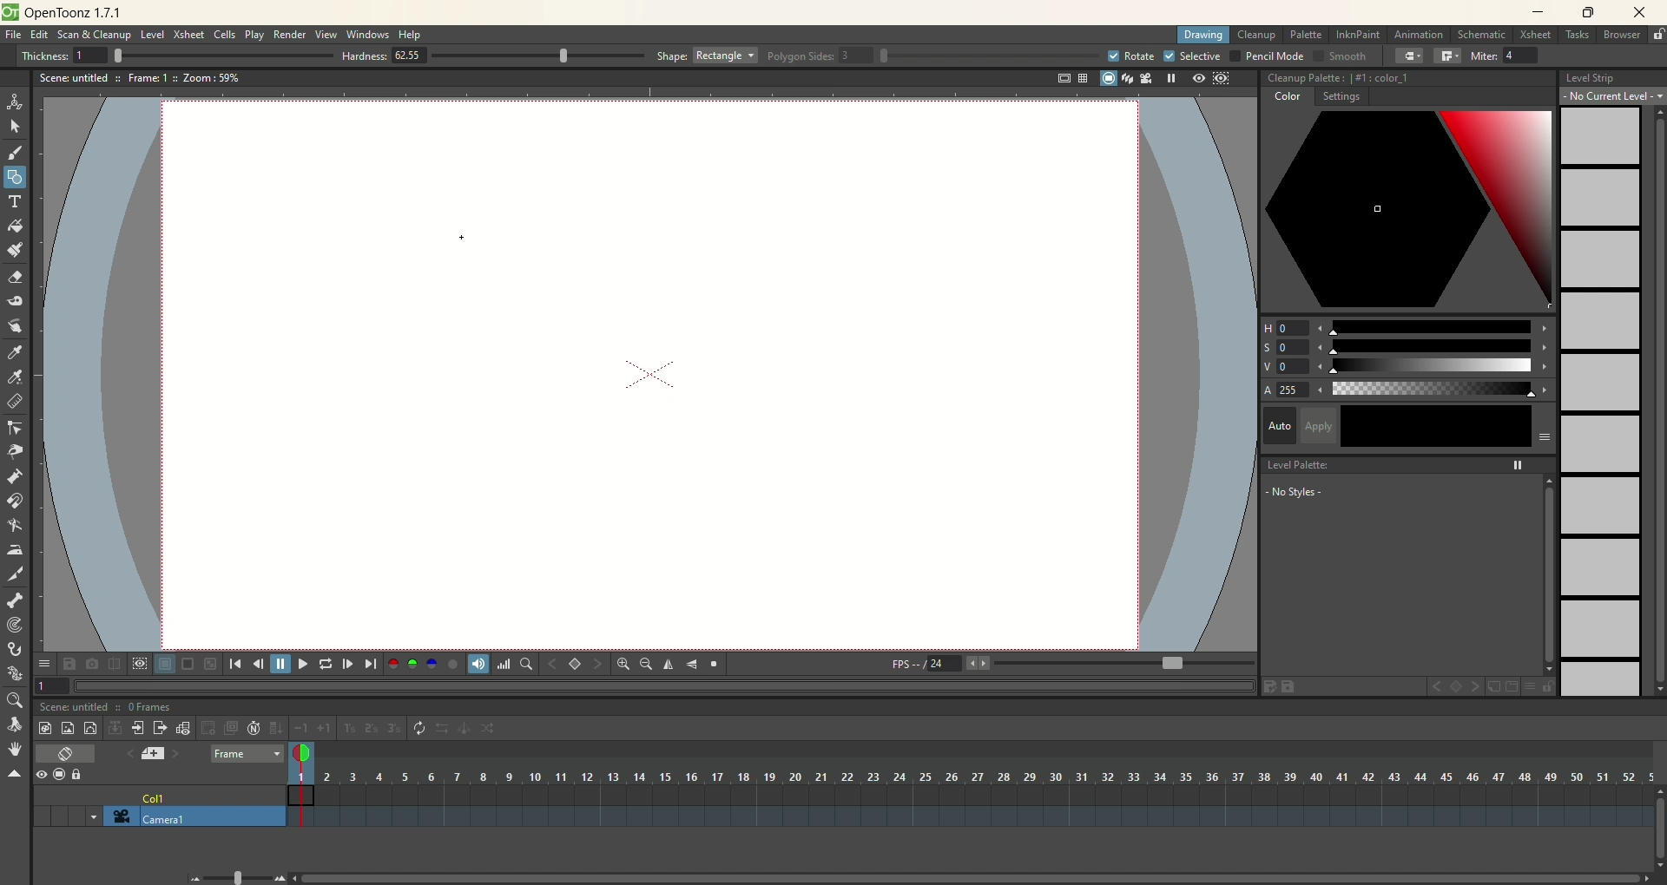  Describe the element at coordinates (126, 751) in the screenshot. I see `previous memo` at that location.